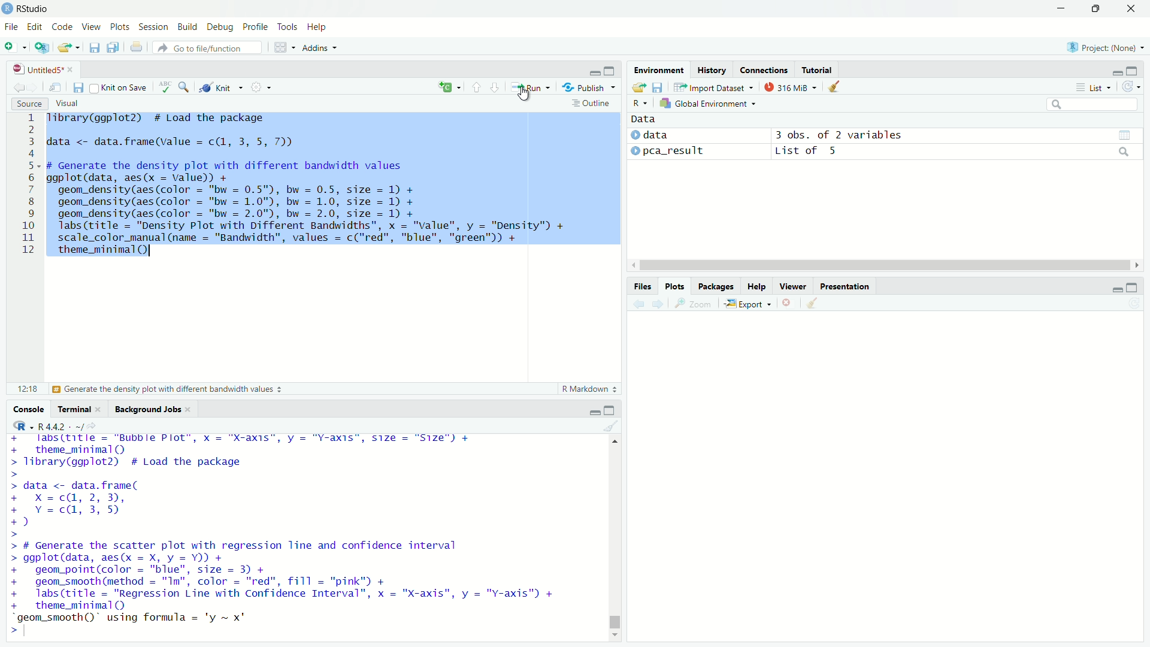 Image resolution: width=1150 pixels, height=647 pixels. What do you see at coordinates (712, 69) in the screenshot?
I see `History` at bounding box center [712, 69].